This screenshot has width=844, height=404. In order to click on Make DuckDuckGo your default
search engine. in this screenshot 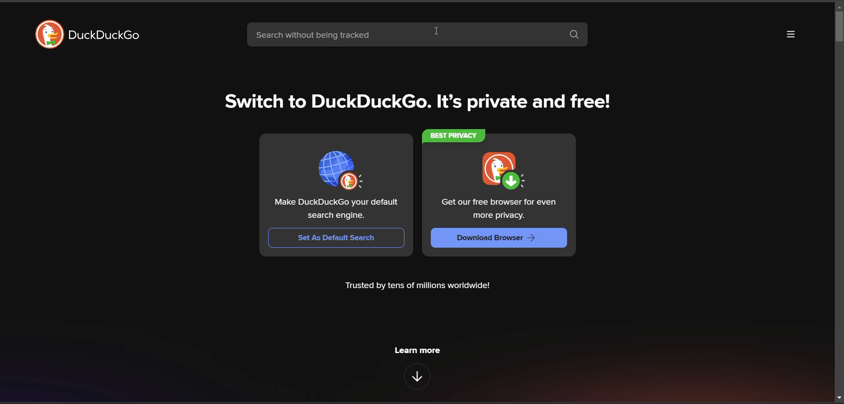, I will do `click(340, 210)`.